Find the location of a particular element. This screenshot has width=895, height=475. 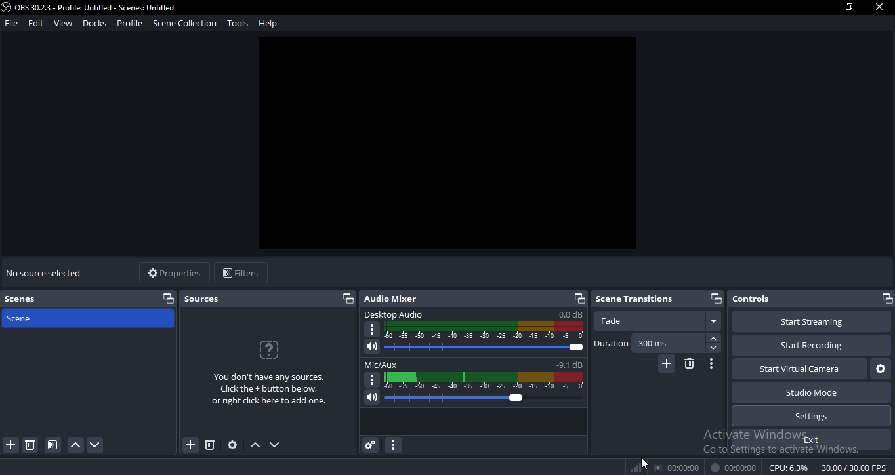

start recording is located at coordinates (808, 344).